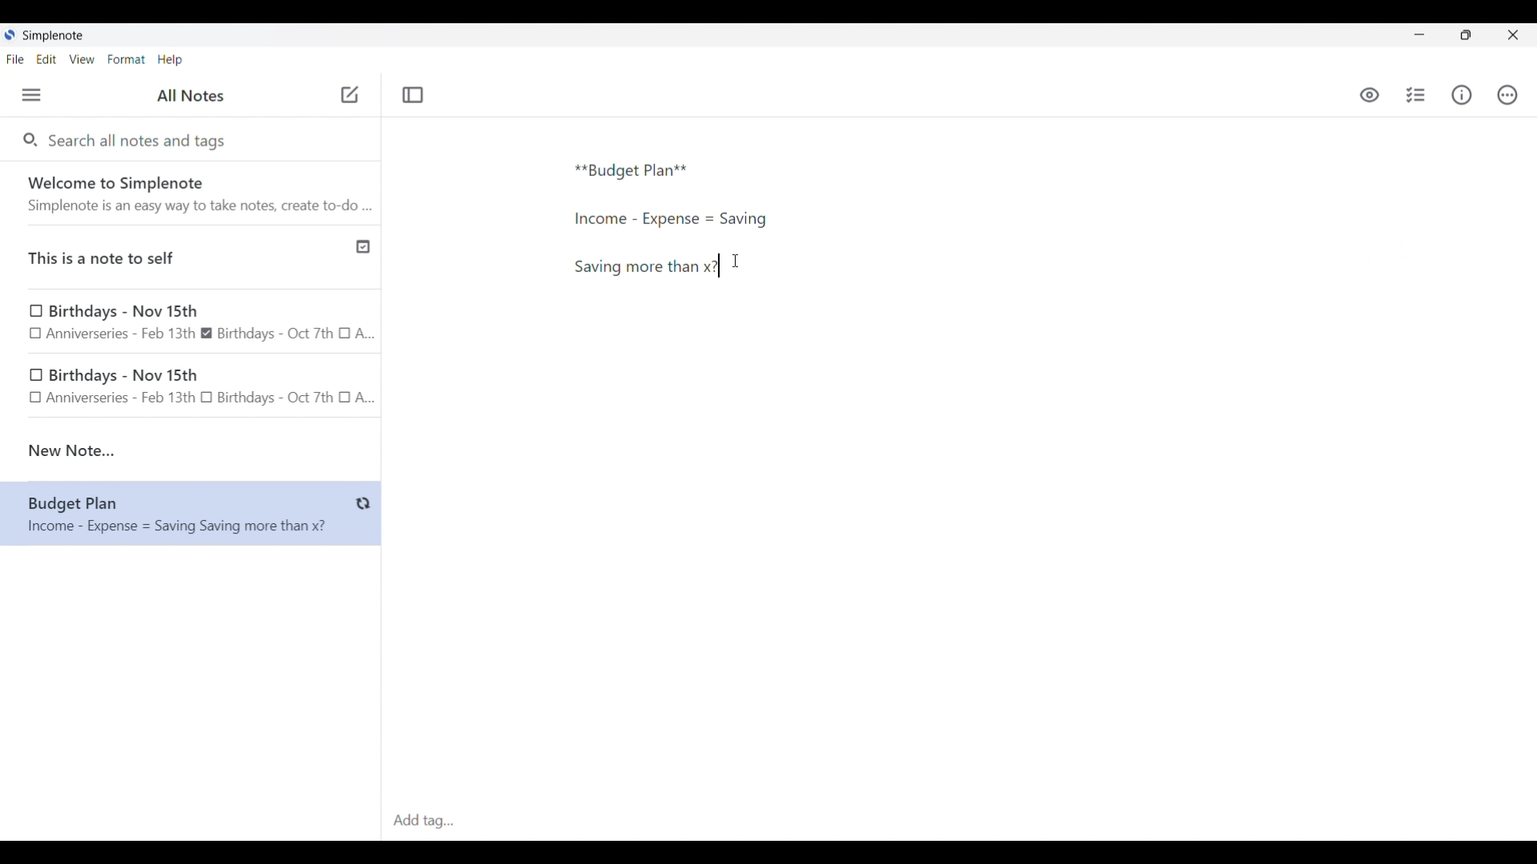 The image size is (1537, 864). I want to click on Close interface, so click(1513, 34).